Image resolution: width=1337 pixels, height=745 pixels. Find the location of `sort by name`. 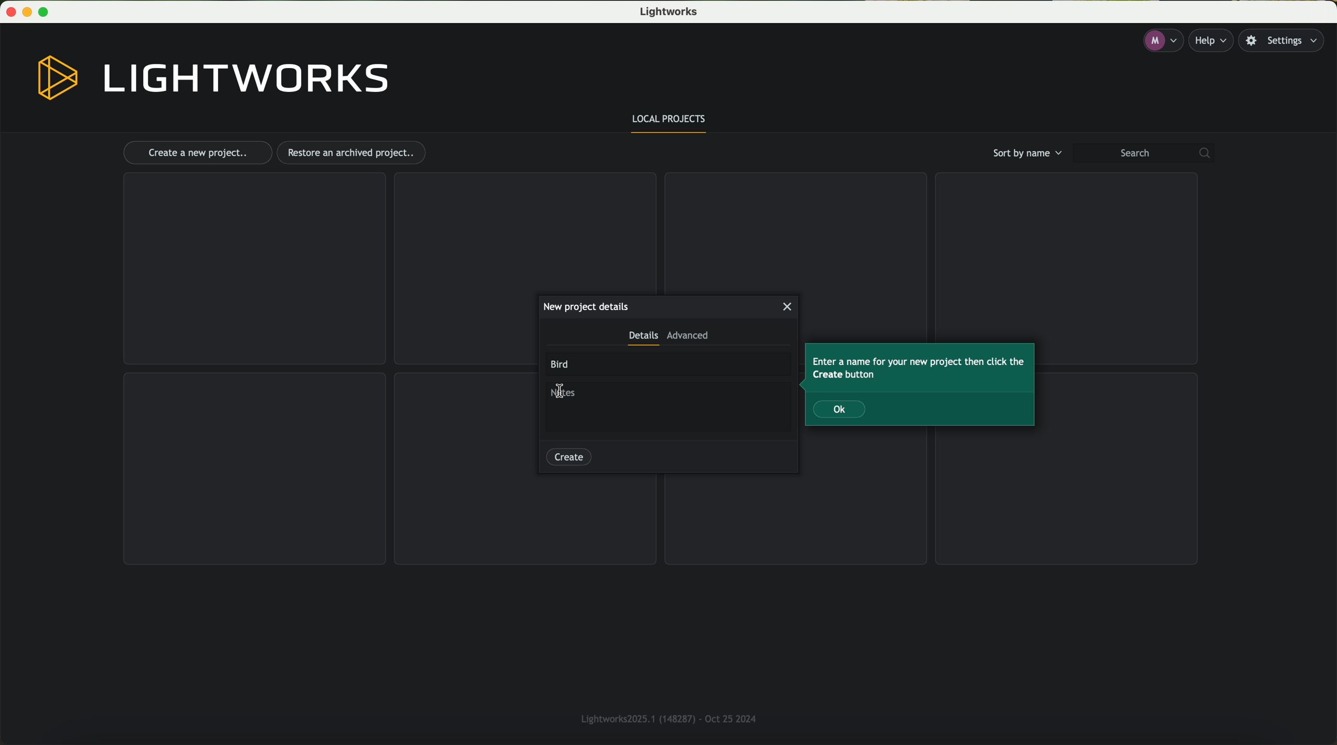

sort by name is located at coordinates (1025, 153).